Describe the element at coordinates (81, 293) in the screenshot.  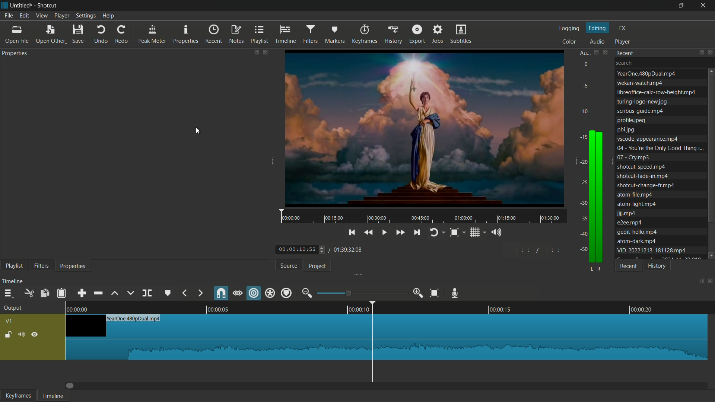
I see `append` at that location.